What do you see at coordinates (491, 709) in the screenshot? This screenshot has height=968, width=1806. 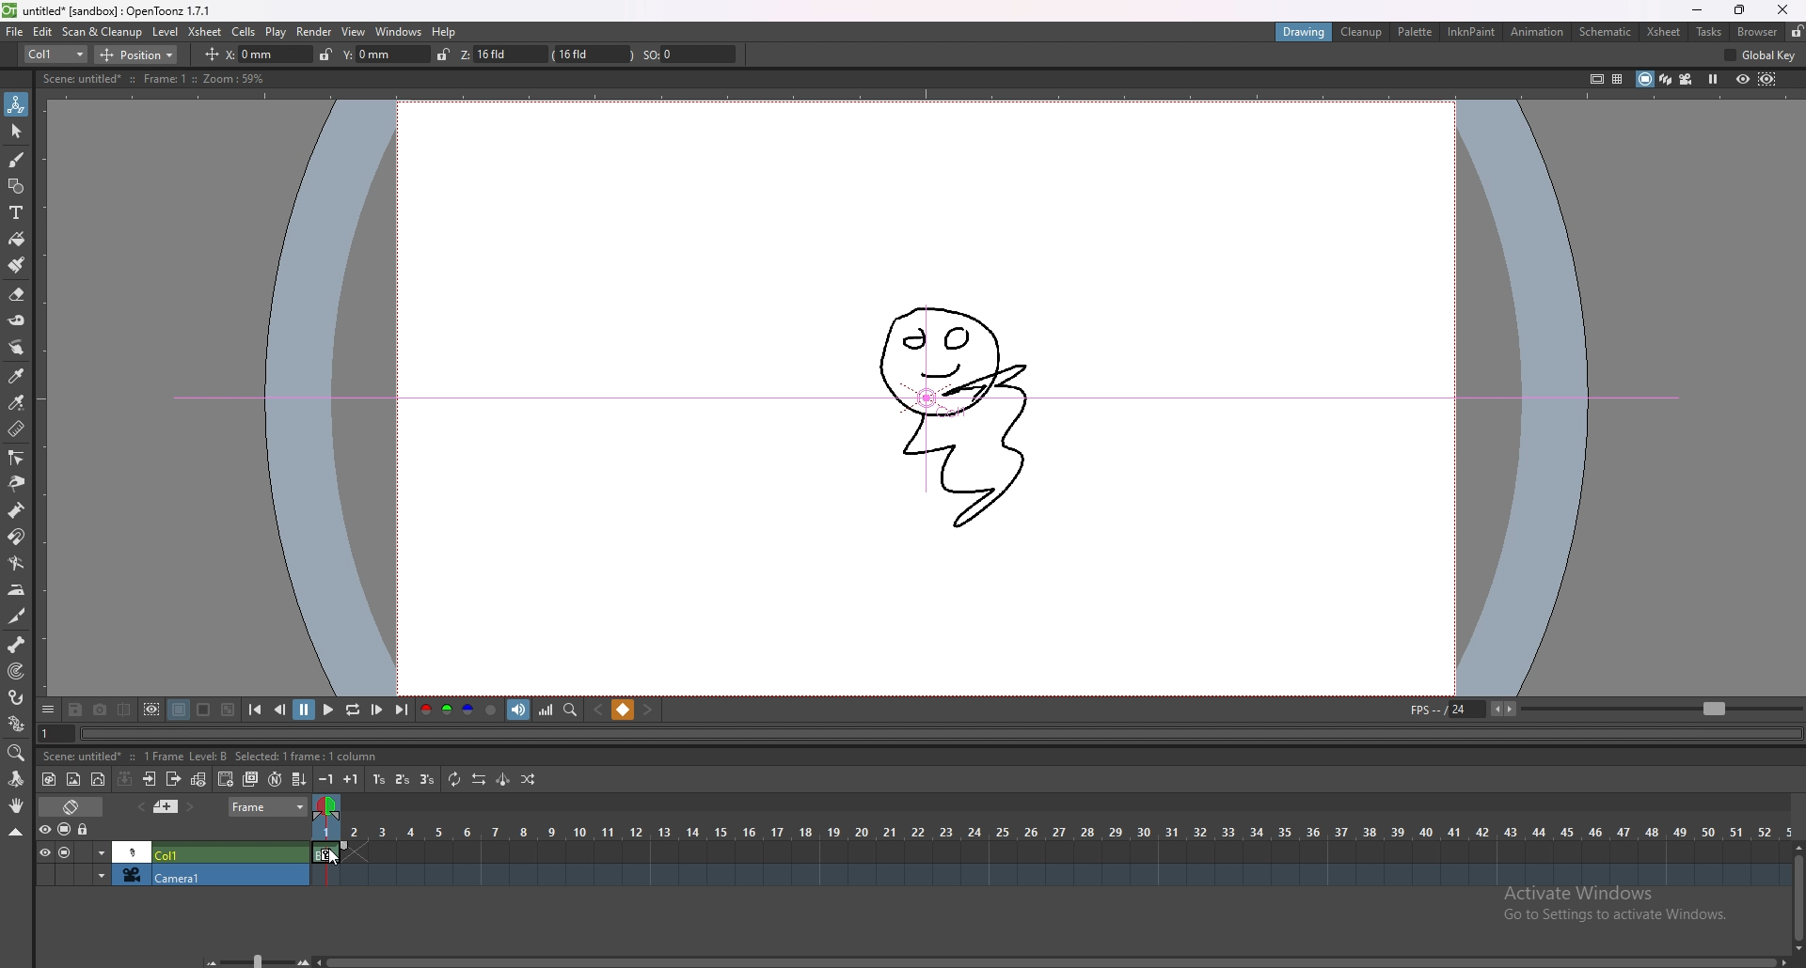 I see `alpha channel` at bounding box center [491, 709].